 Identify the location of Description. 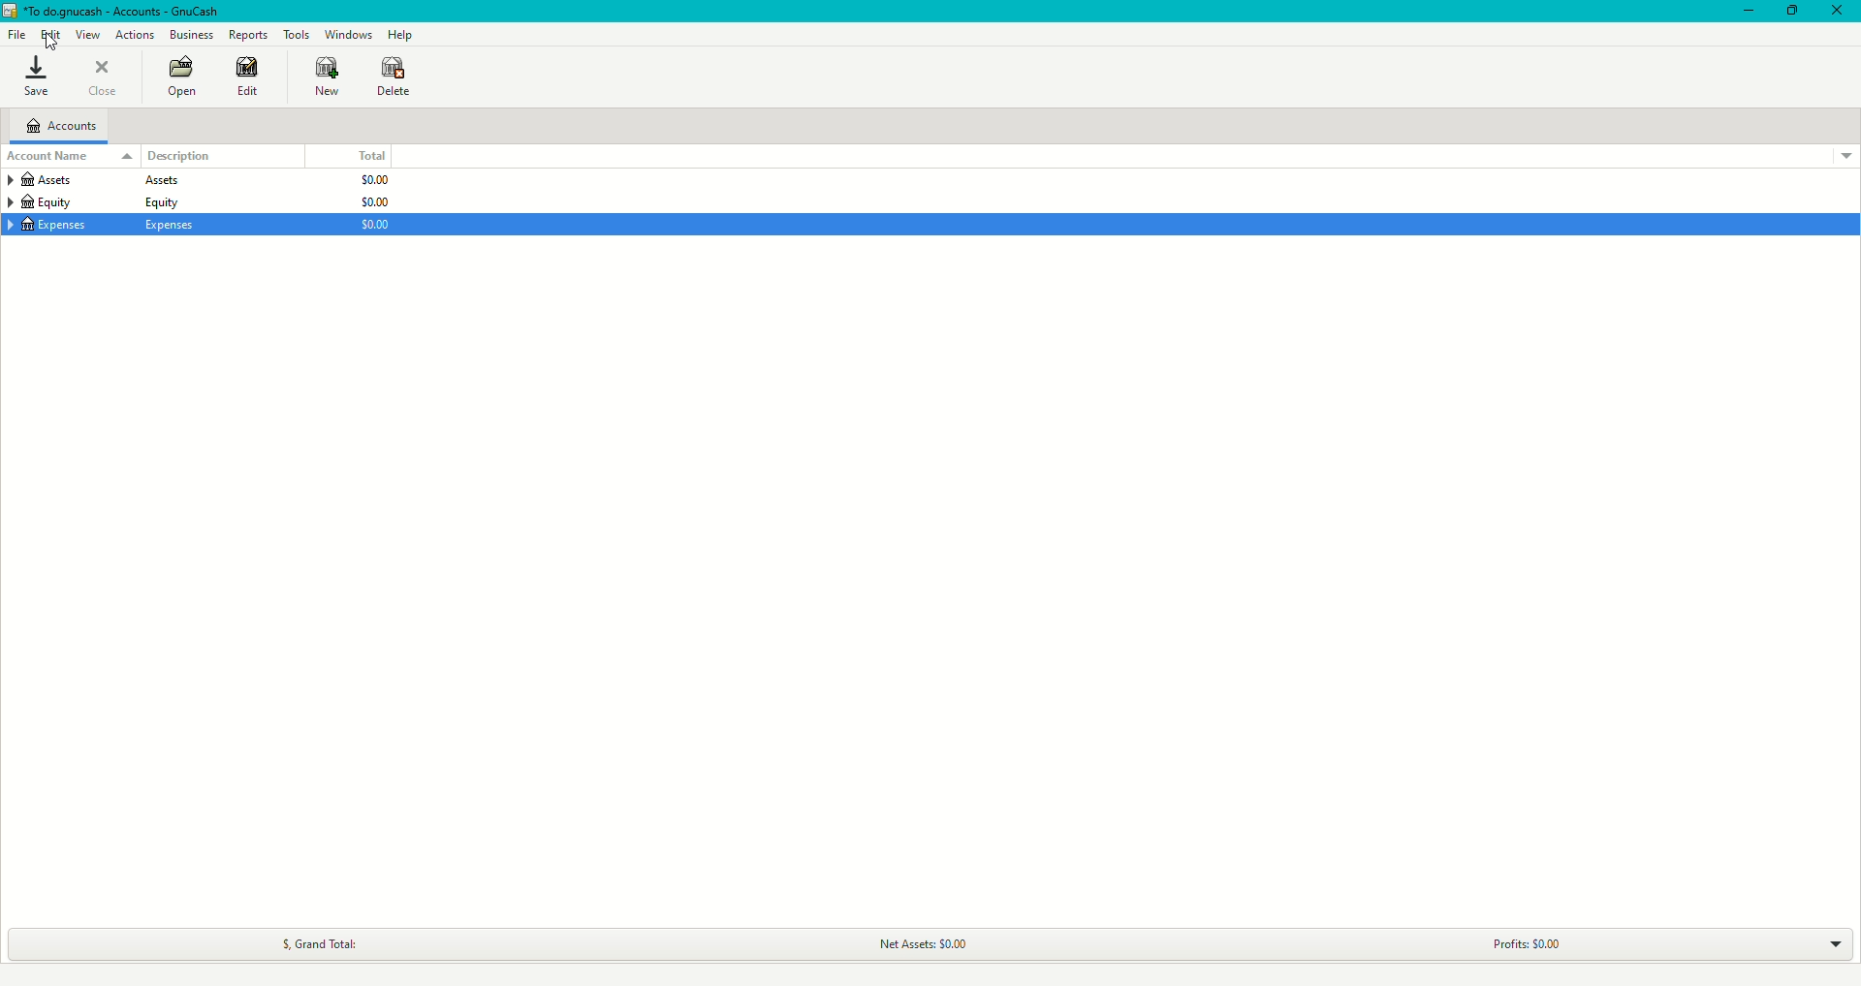
(180, 156).